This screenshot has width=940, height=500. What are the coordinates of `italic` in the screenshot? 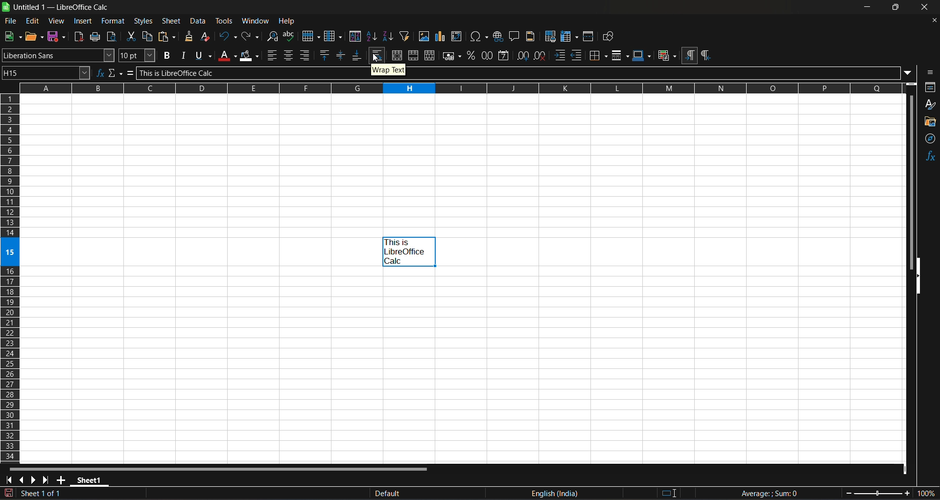 It's located at (184, 55).